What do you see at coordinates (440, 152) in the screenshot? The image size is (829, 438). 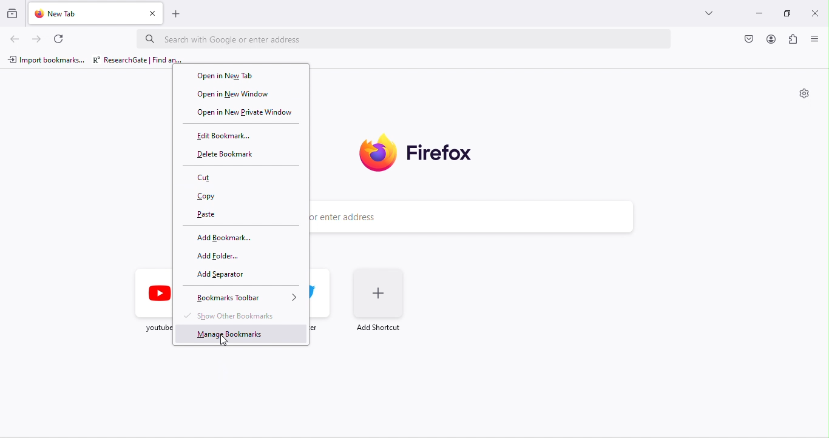 I see `Firefox` at bounding box center [440, 152].